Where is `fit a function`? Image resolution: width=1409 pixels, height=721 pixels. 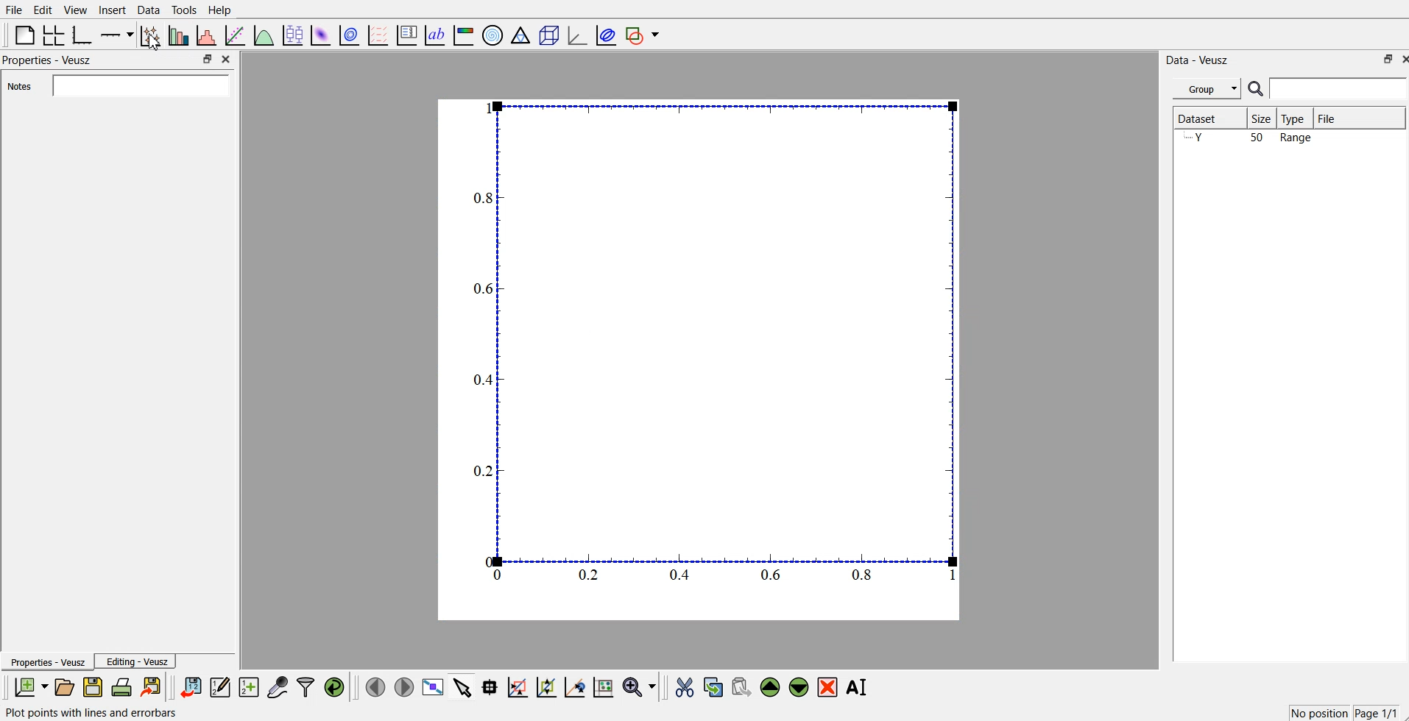
fit a function is located at coordinates (237, 34).